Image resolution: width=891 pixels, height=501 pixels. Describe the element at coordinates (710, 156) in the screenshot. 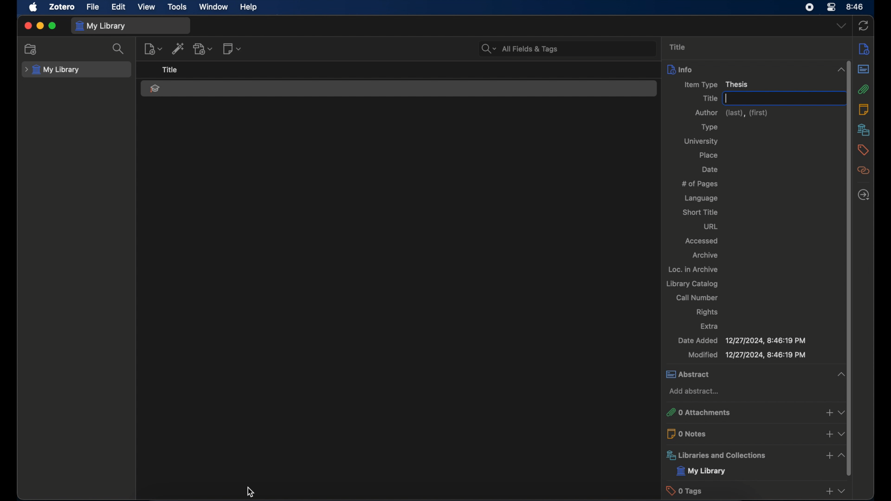

I see `place` at that location.